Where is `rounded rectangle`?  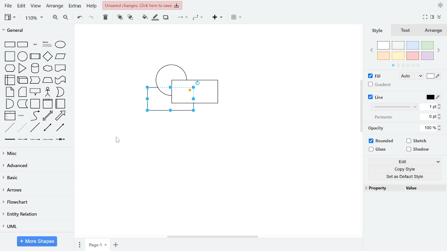 rounded rectangle is located at coordinates (23, 45).